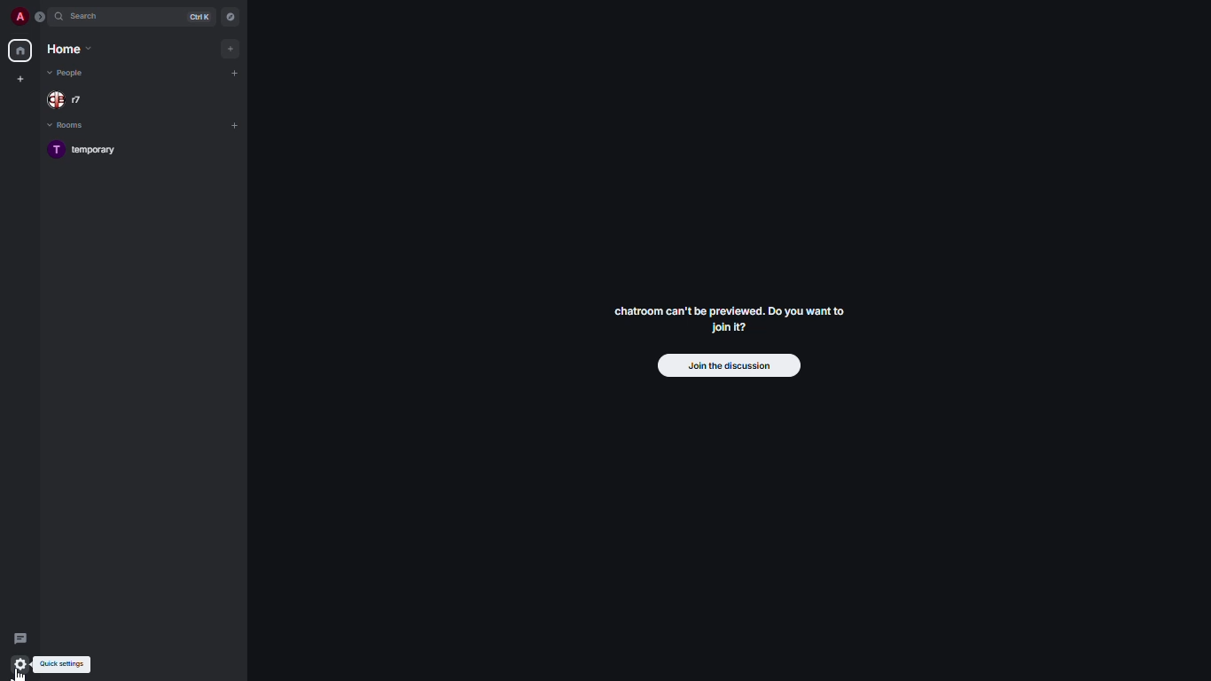 The width and height of the screenshot is (1211, 681). Describe the element at coordinates (21, 16) in the screenshot. I see `profile` at that location.